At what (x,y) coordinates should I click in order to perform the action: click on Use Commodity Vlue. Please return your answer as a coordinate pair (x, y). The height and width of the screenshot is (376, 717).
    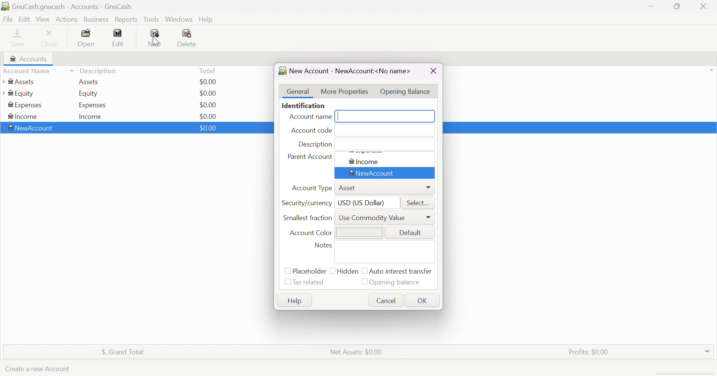
    Looking at the image, I should click on (373, 218).